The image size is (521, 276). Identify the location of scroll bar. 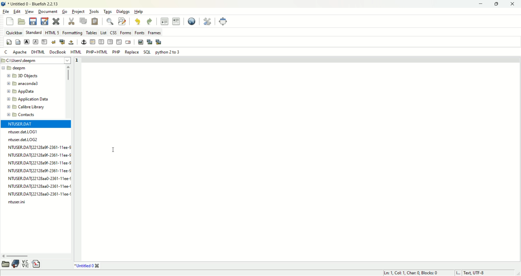
(68, 92).